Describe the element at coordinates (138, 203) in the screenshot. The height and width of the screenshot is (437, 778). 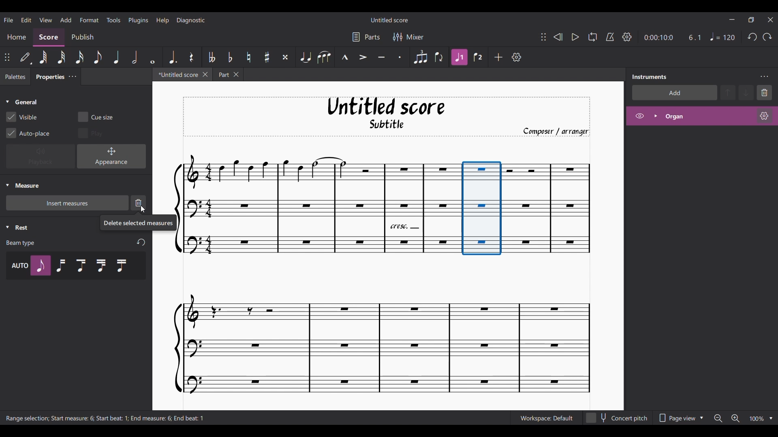
I see `Delete selected measure` at that location.